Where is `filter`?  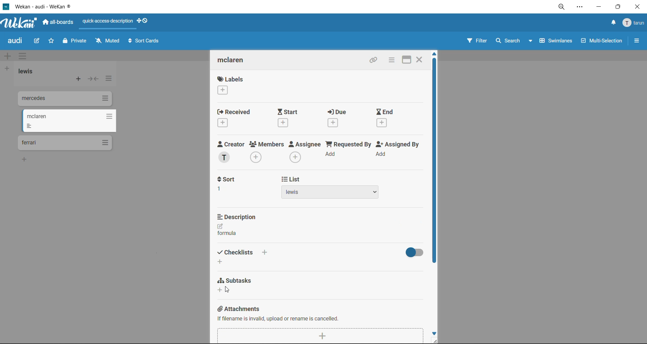 filter is located at coordinates (476, 41).